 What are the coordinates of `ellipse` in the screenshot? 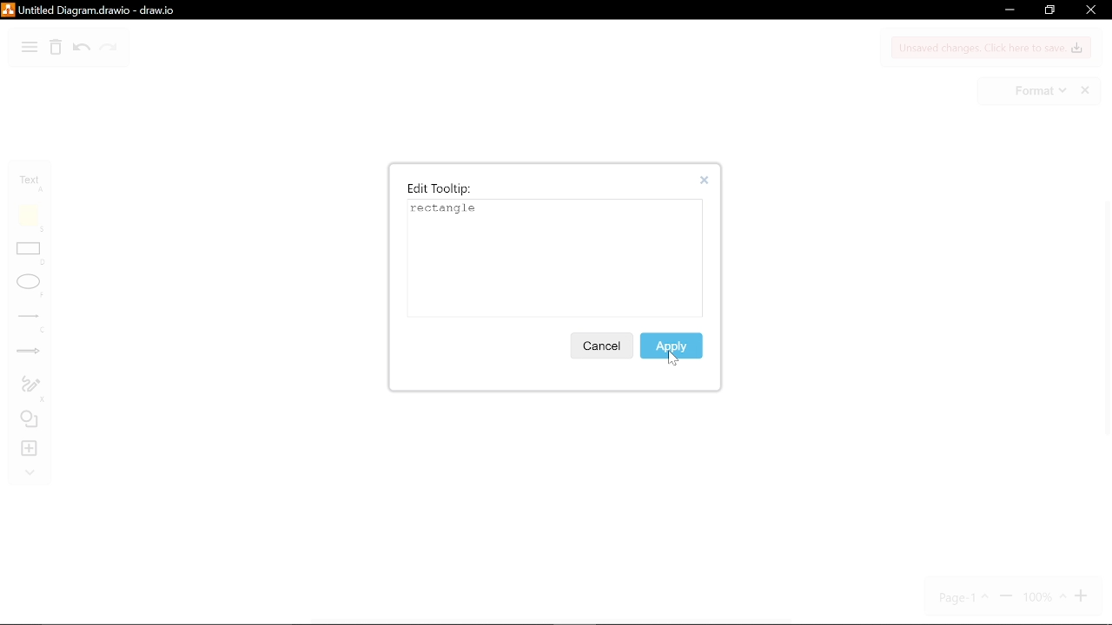 It's located at (30, 286).